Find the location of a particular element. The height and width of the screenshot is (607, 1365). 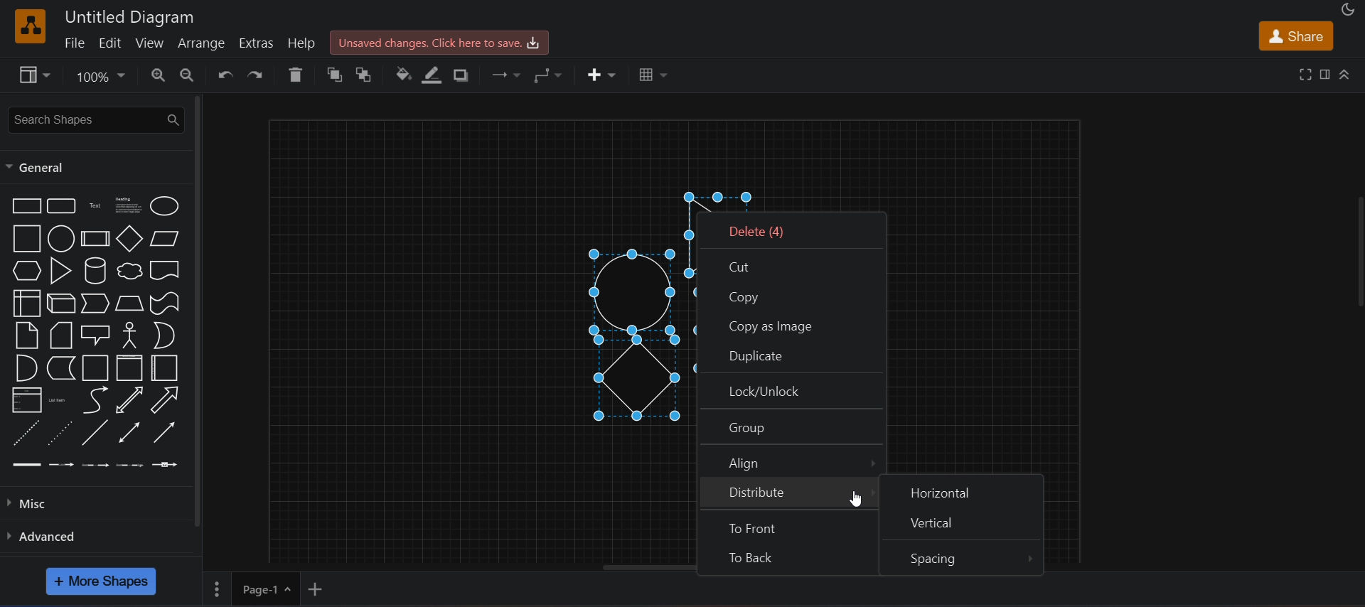

cube is located at coordinates (59, 303).